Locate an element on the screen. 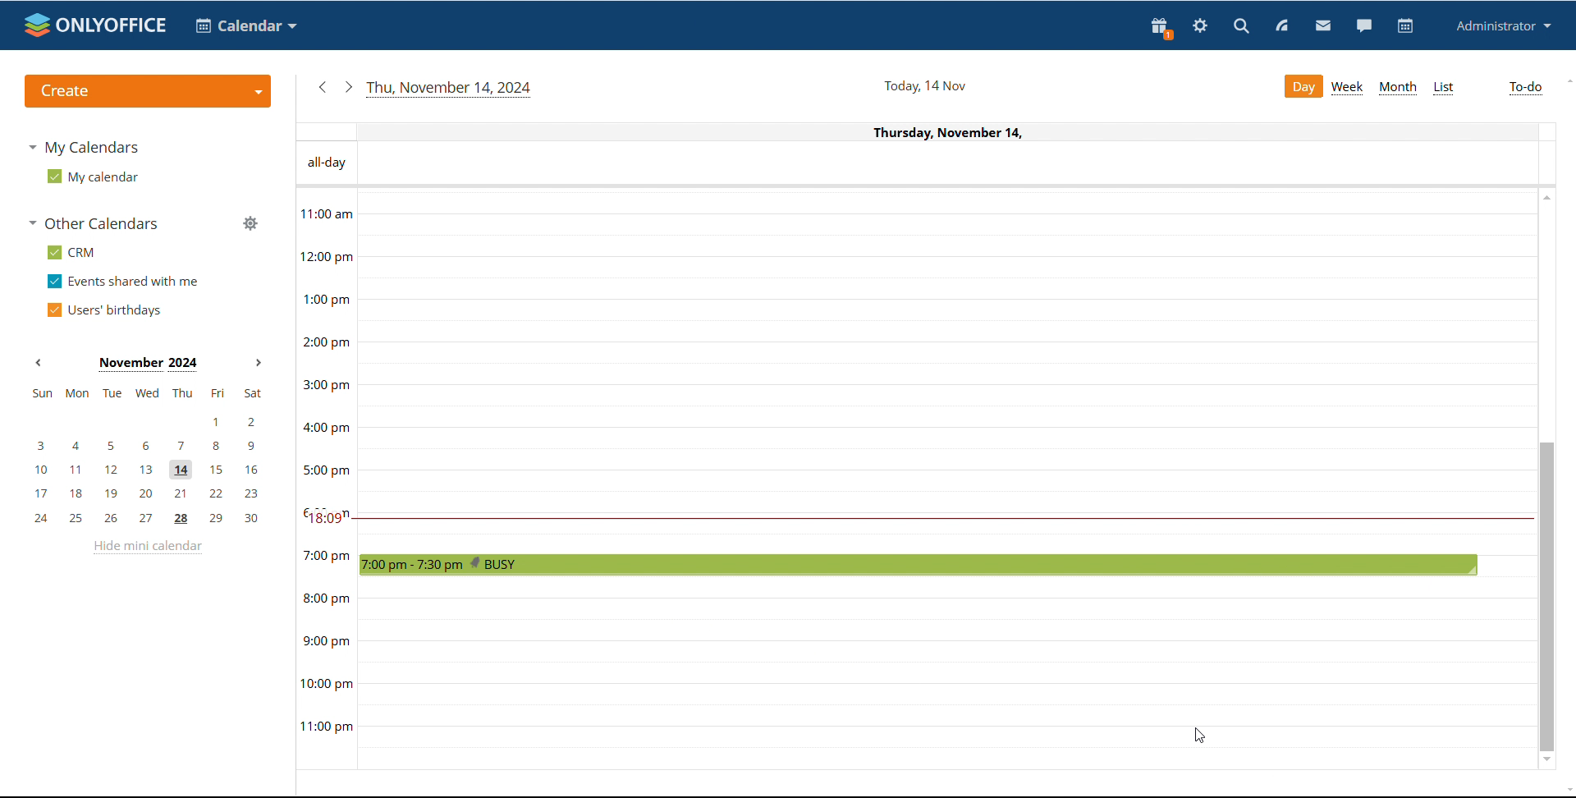 The height and width of the screenshot is (798, 1576). feed is located at coordinates (1284, 25).